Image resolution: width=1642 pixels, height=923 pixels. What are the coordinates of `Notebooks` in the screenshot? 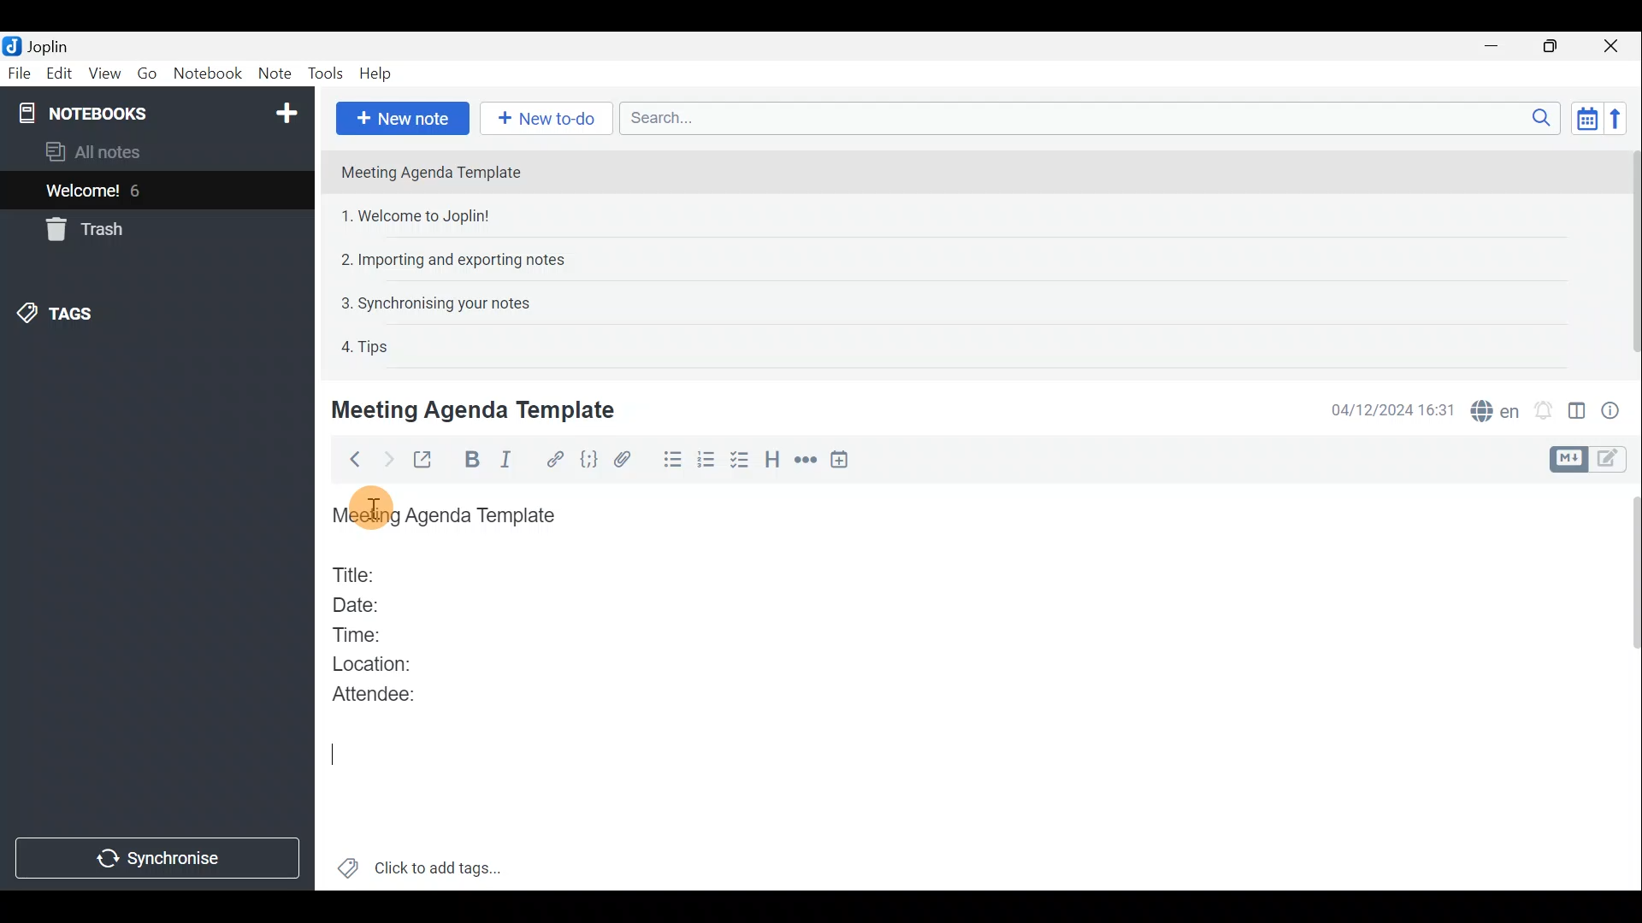 It's located at (160, 112).